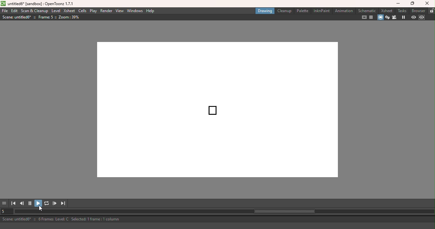  Describe the element at coordinates (368, 11) in the screenshot. I see `Schematic` at that location.